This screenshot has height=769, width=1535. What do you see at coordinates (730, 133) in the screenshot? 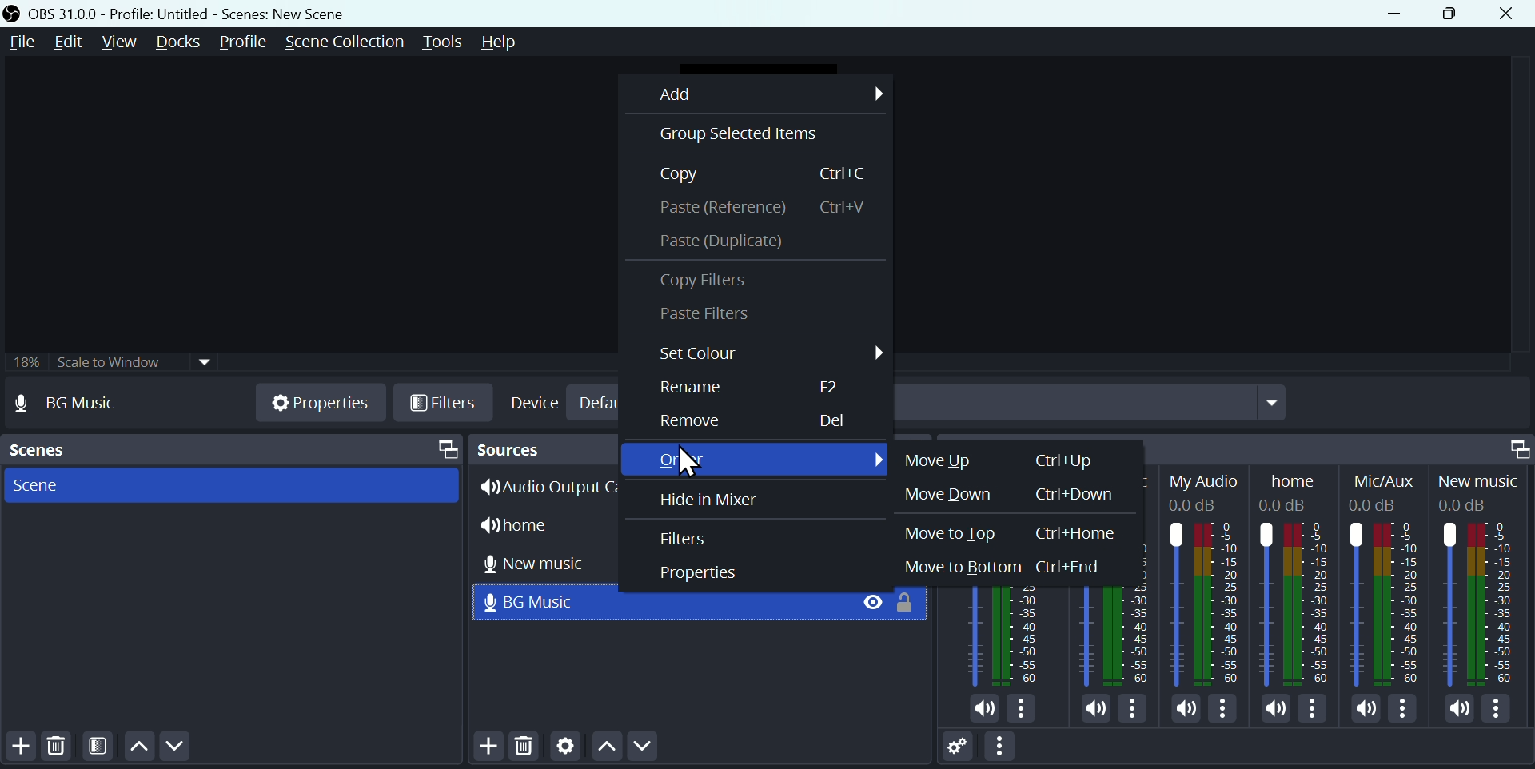
I see `Group selected items` at bounding box center [730, 133].